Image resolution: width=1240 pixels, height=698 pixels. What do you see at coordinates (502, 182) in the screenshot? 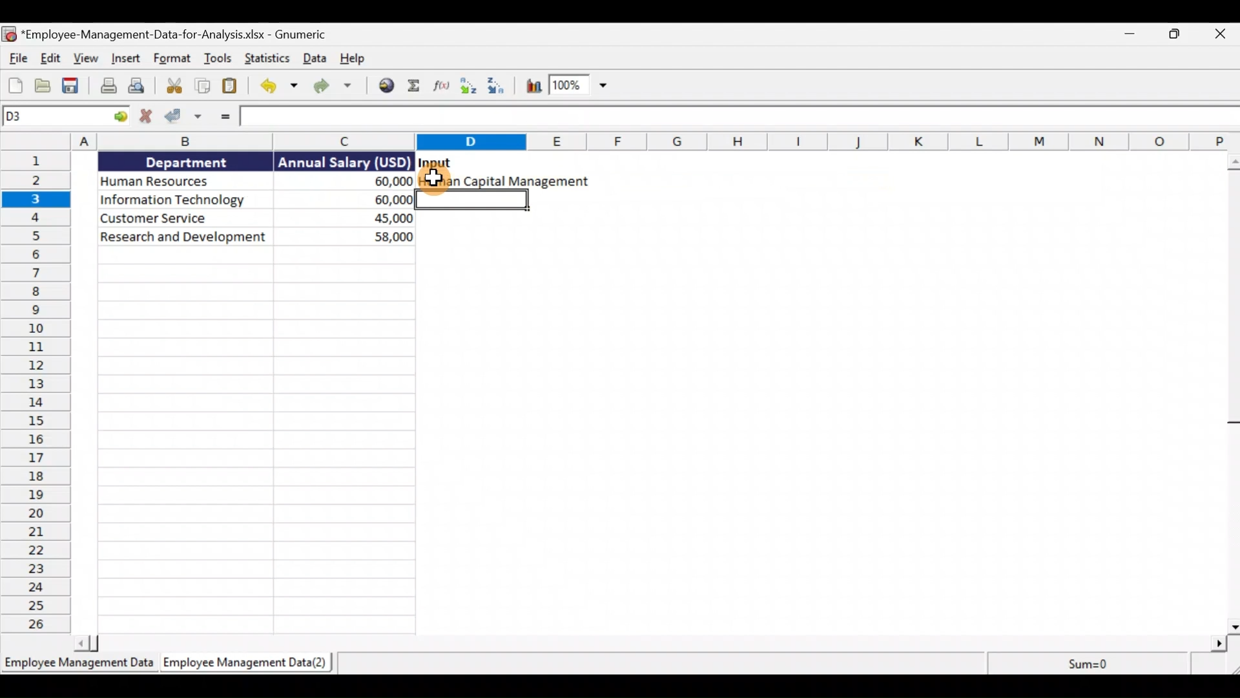
I see `Human Capital Management` at bounding box center [502, 182].